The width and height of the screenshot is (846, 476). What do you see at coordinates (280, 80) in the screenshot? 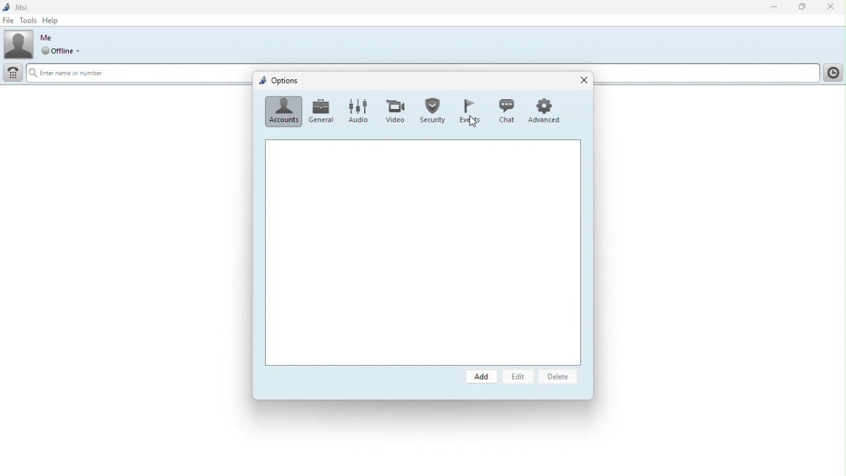
I see `Options` at bounding box center [280, 80].